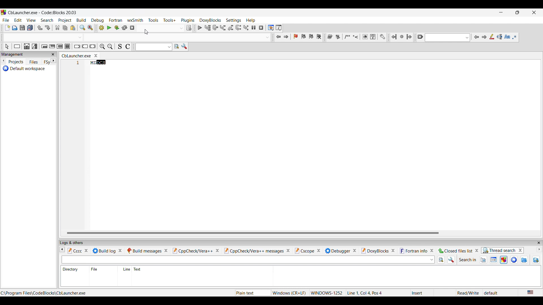 This screenshot has width=543, height=305. Describe the element at coordinates (65, 28) in the screenshot. I see `Copy` at that location.